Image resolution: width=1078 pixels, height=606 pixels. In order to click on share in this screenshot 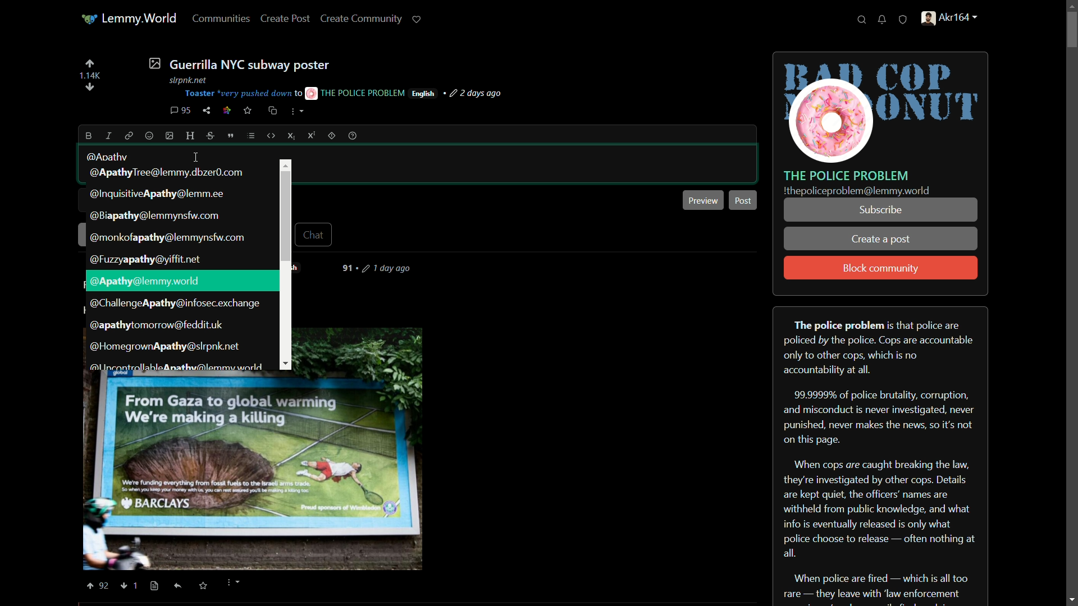, I will do `click(207, 111)`.